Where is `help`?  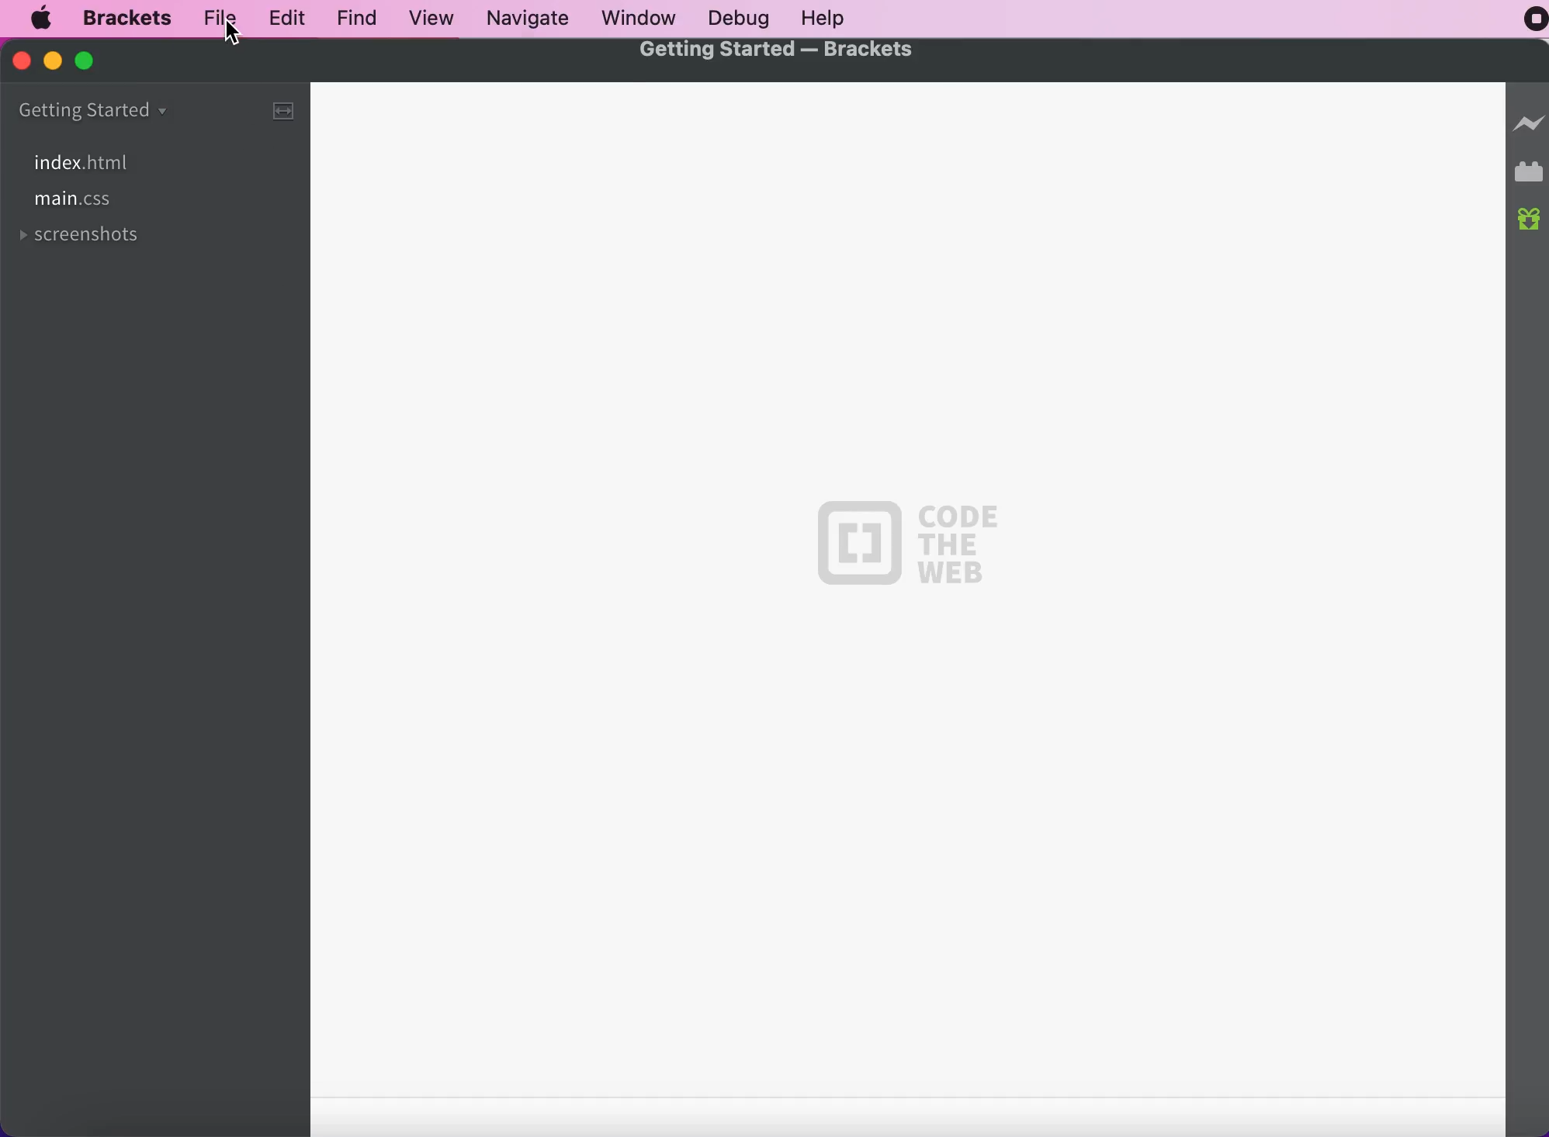 help is located at coordinates (833, 17).